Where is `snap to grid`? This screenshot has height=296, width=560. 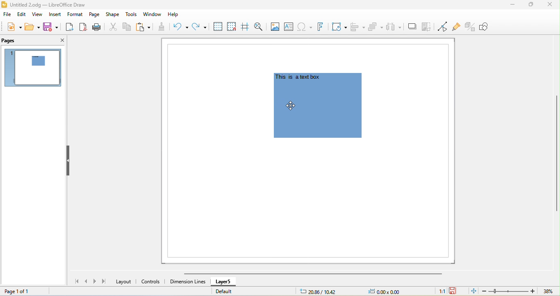 snap to grid is located at coordinates (231, 27).